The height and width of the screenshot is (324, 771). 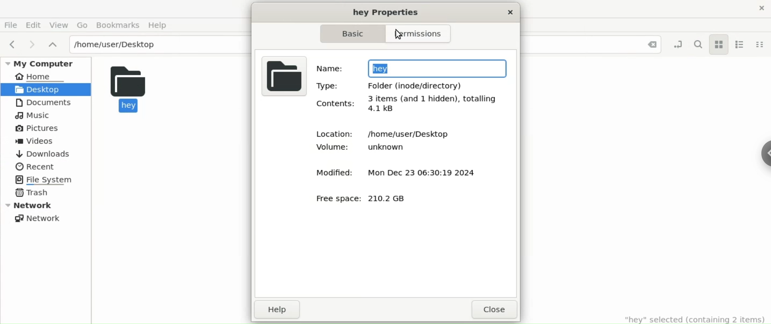 What do you see at coordinates (762, 45) in the screenshot?
I see `compact view` at bounding box center [762, 45].